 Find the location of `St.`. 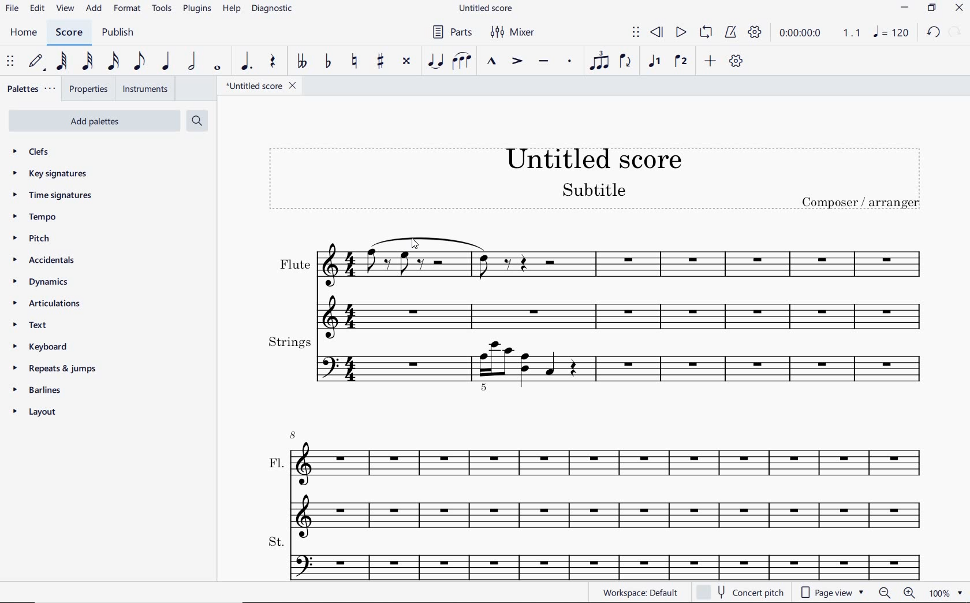

St. is located at coordinates (597, 558).